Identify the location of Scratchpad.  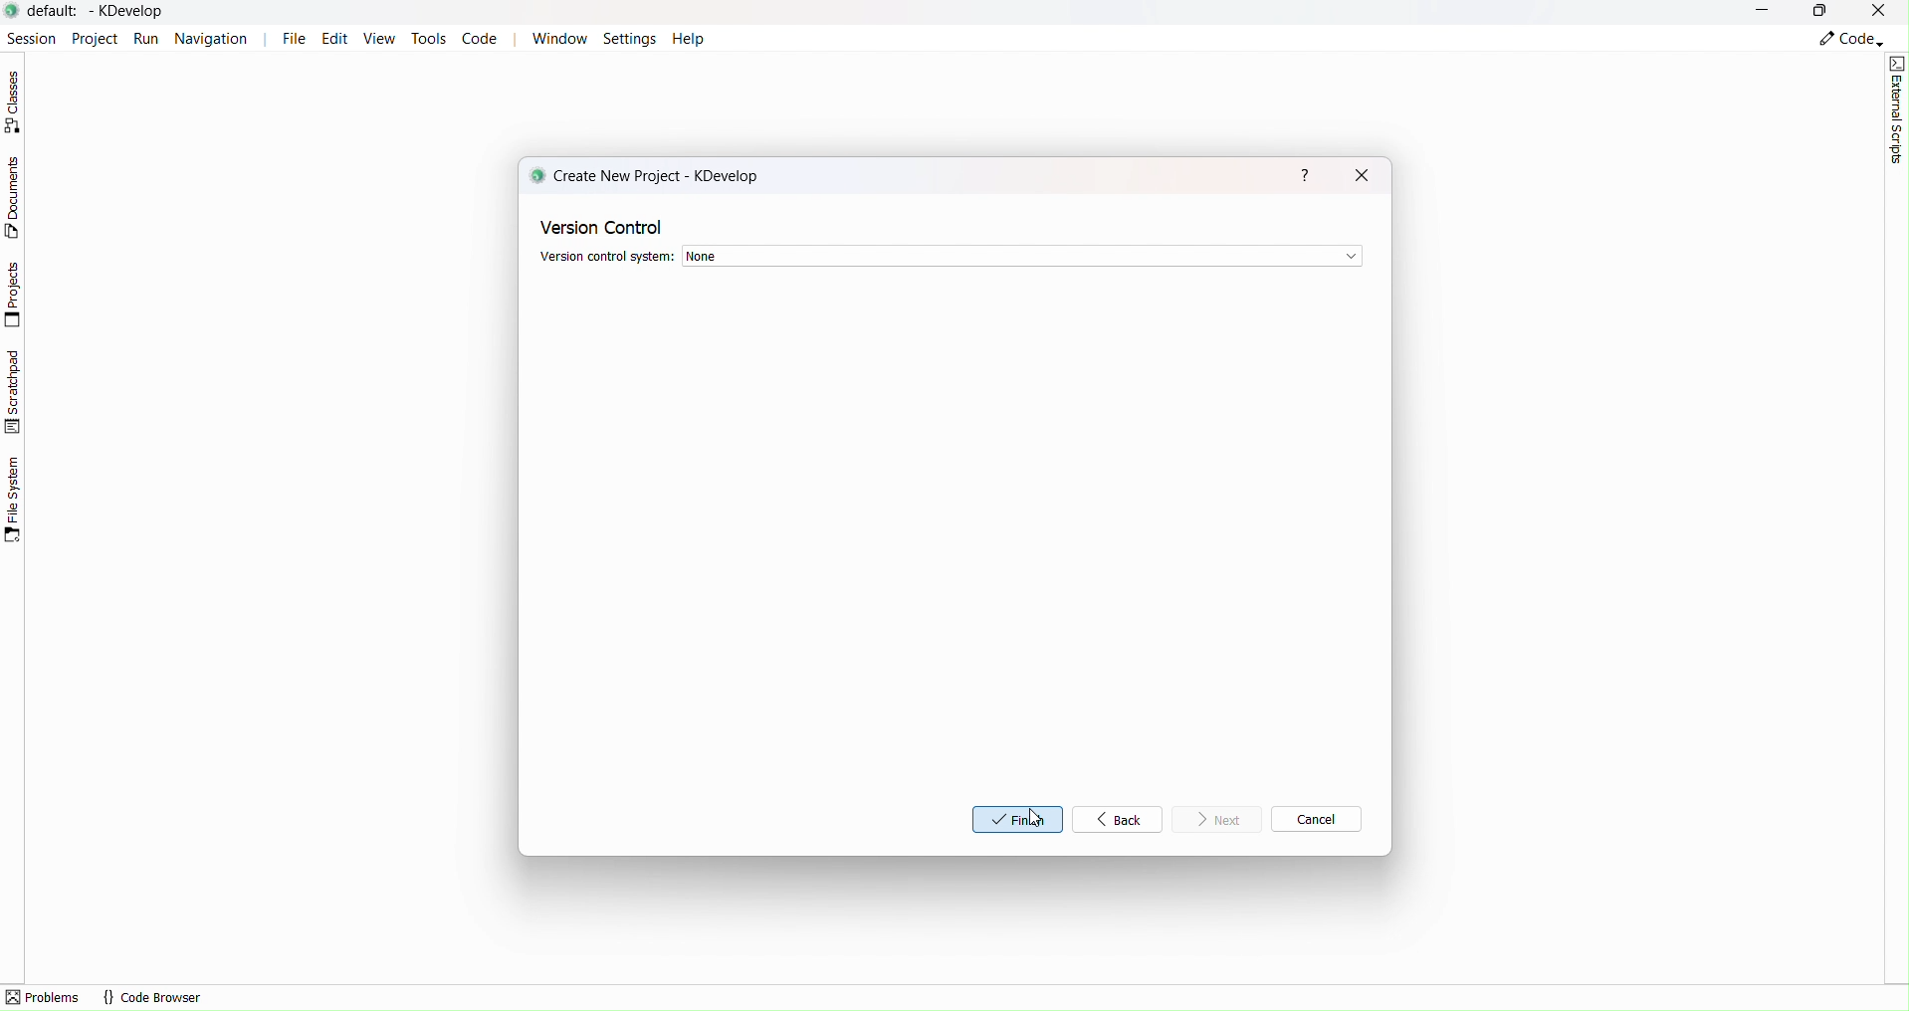
(15, 391).